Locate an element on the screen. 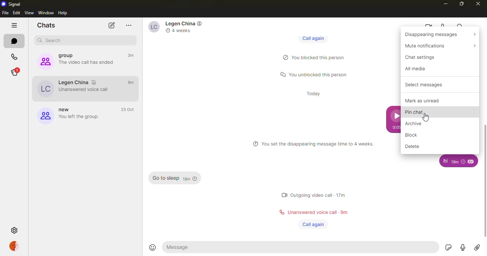  pin chat is located at coordinates (417, 113).